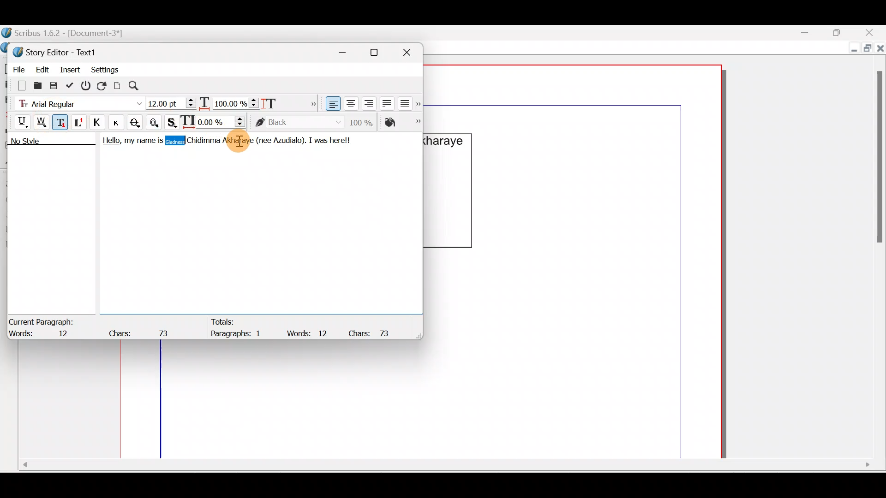 The image size is (886, 498). Describe the element at coordinates (58, 51) in the screenshot. I see `Story Editor - Text1` at that location.